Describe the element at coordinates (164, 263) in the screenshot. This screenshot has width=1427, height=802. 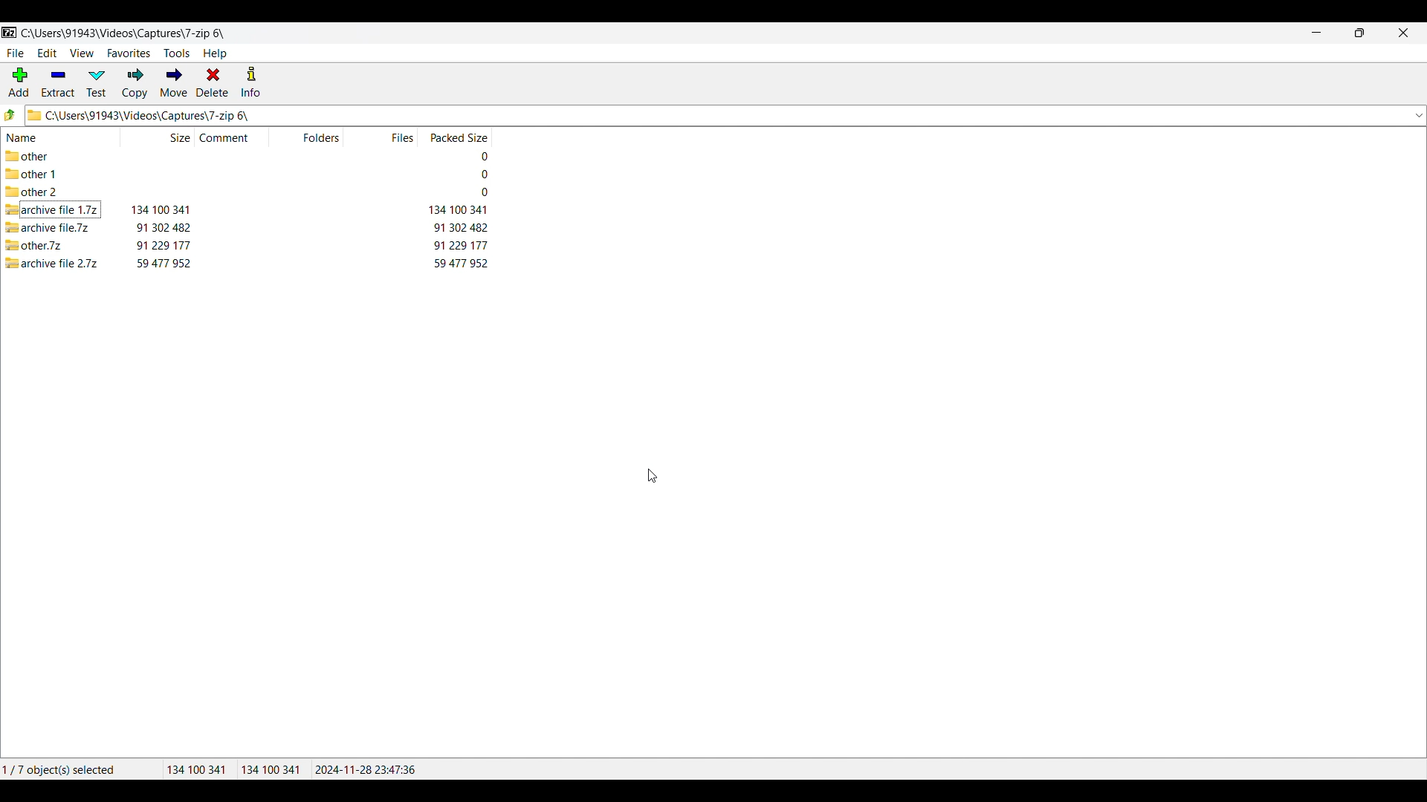
I see `size` at that location.